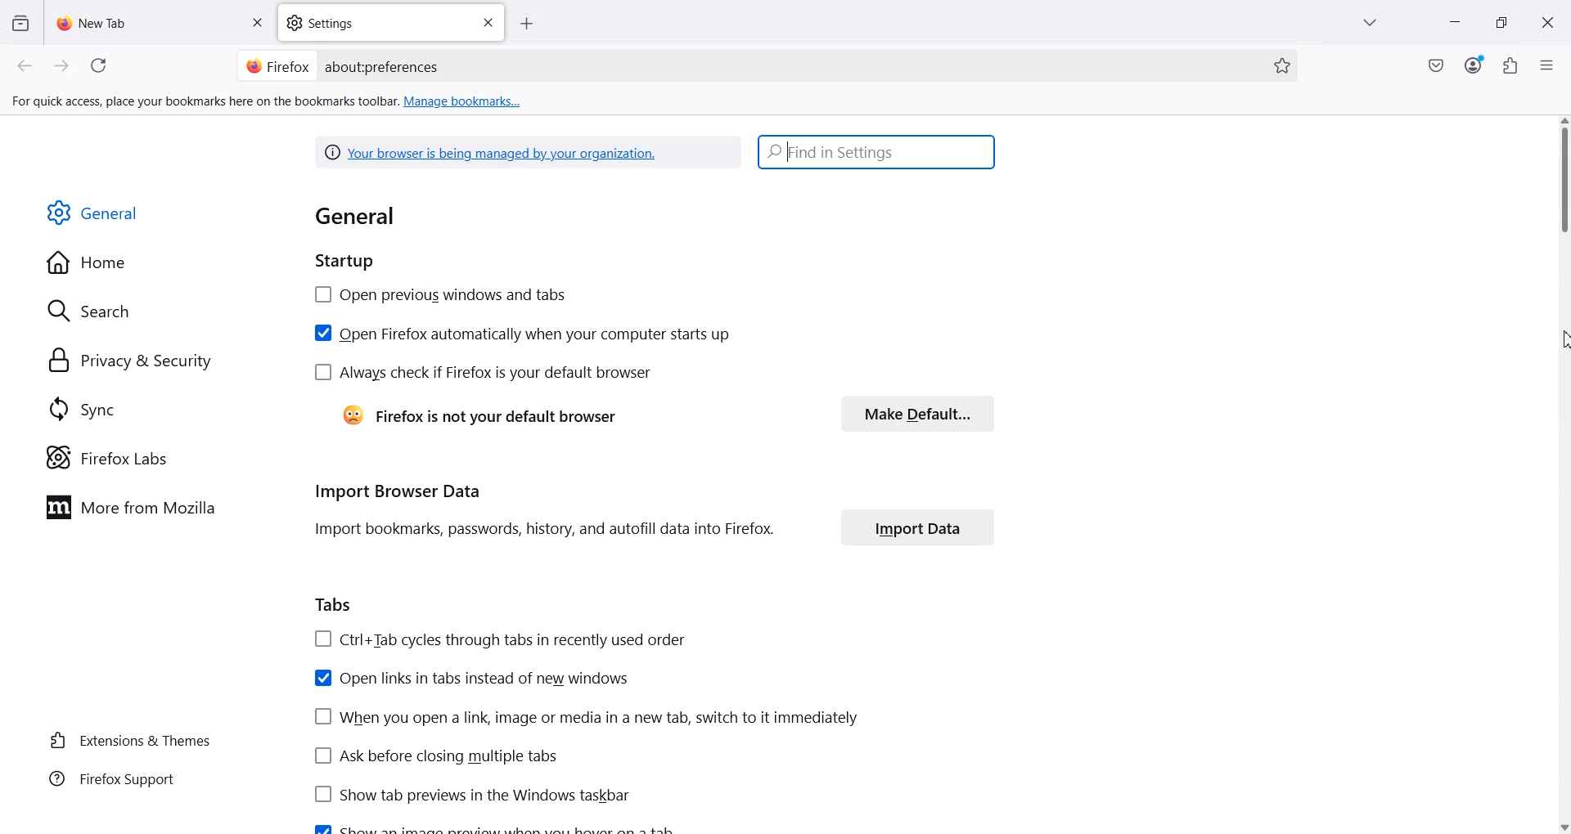 This screenshot has width=1571, height=834. Describe the element at coordinates (97, 310) in the screenshot. I see `Q Search` at that location.